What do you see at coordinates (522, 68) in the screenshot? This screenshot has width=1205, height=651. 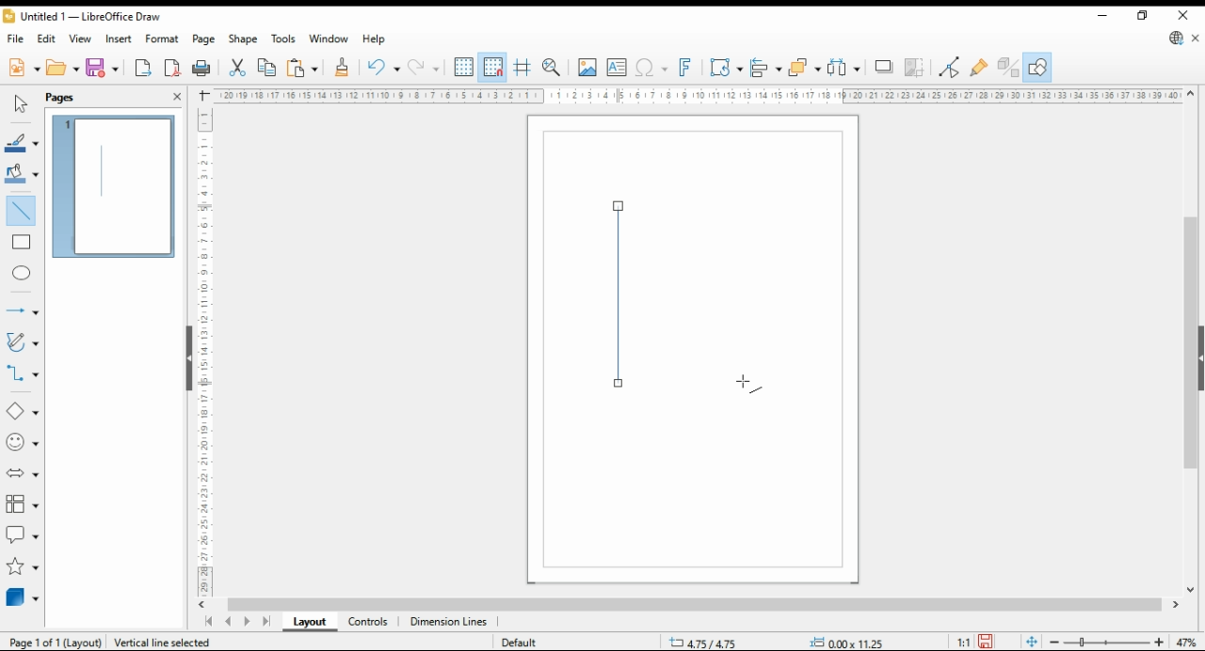 I see `helplines while moving` at bounding box center [522, 68].